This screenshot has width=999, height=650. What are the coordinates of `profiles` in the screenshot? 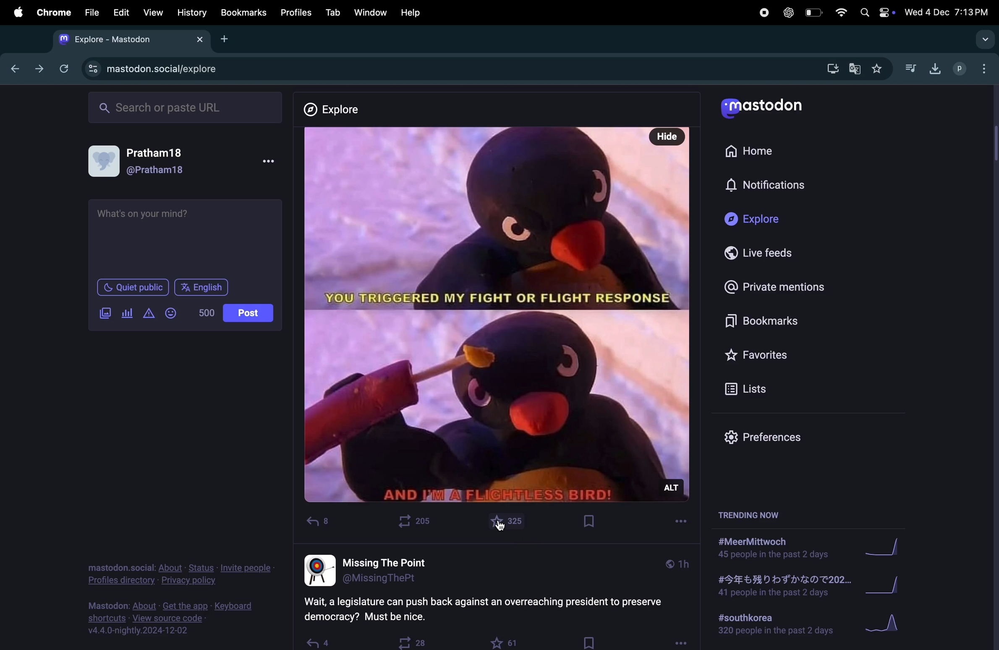 It's located at (298, 13).